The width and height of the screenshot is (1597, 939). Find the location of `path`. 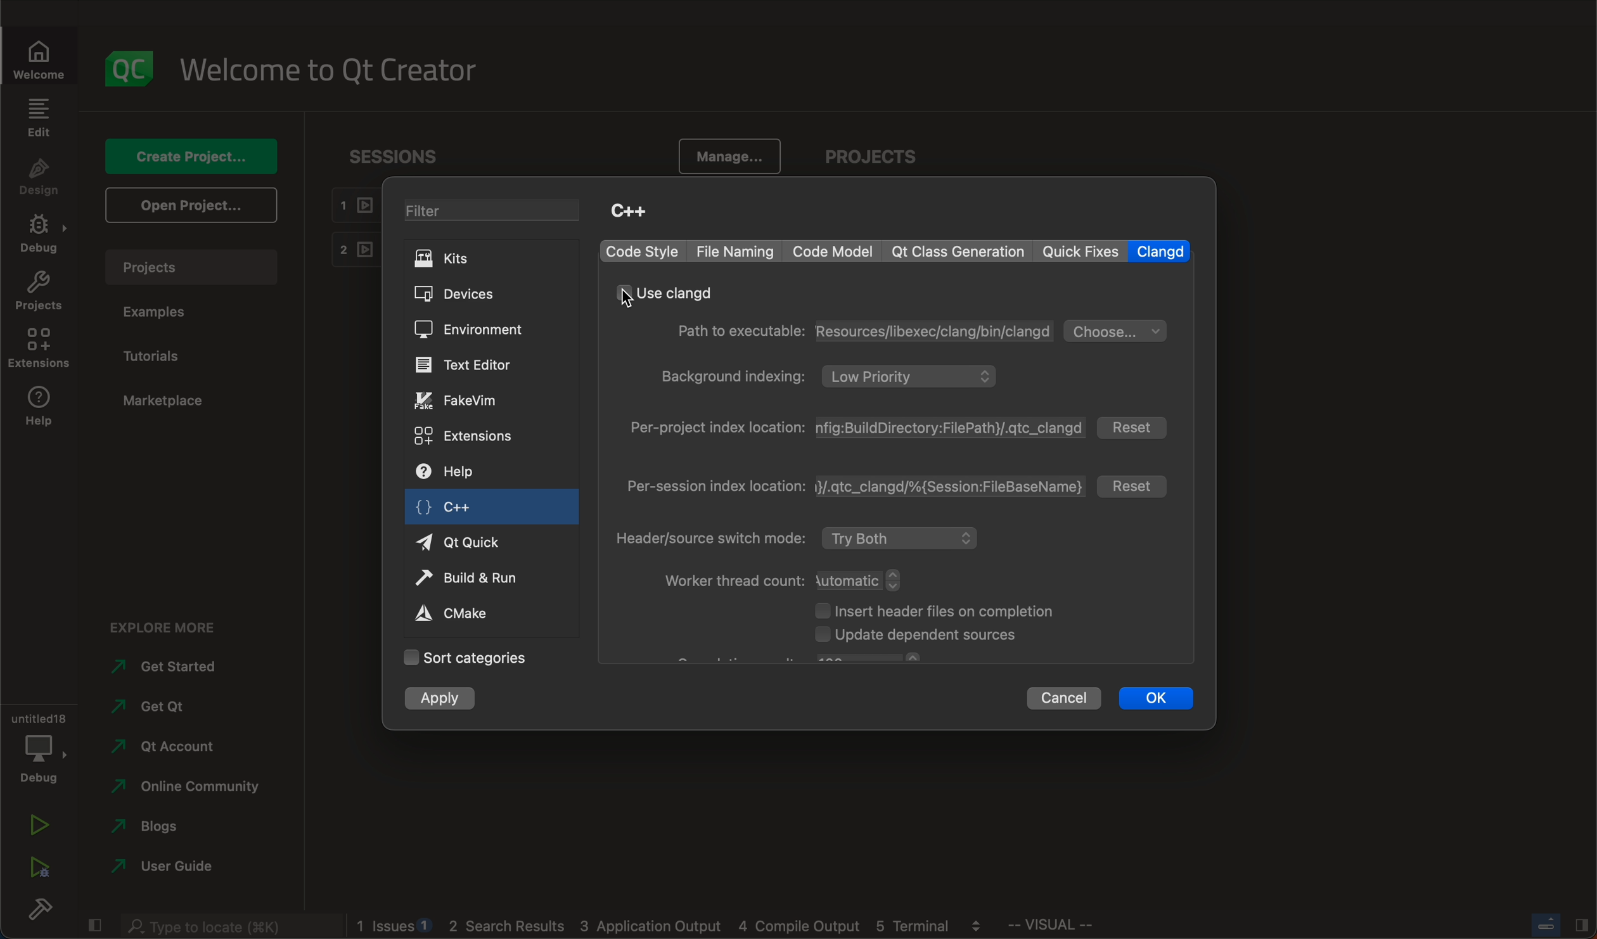

path is located at coordinates (863, 332).